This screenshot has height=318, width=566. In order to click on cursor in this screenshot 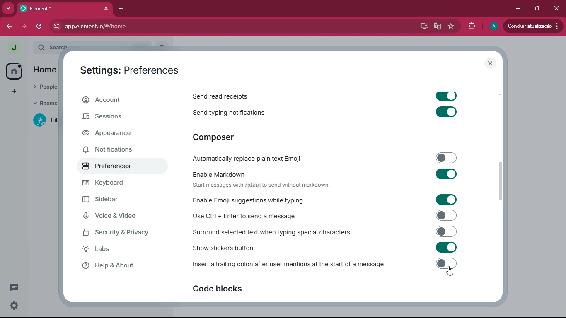, I will do `click(452, 272)`.